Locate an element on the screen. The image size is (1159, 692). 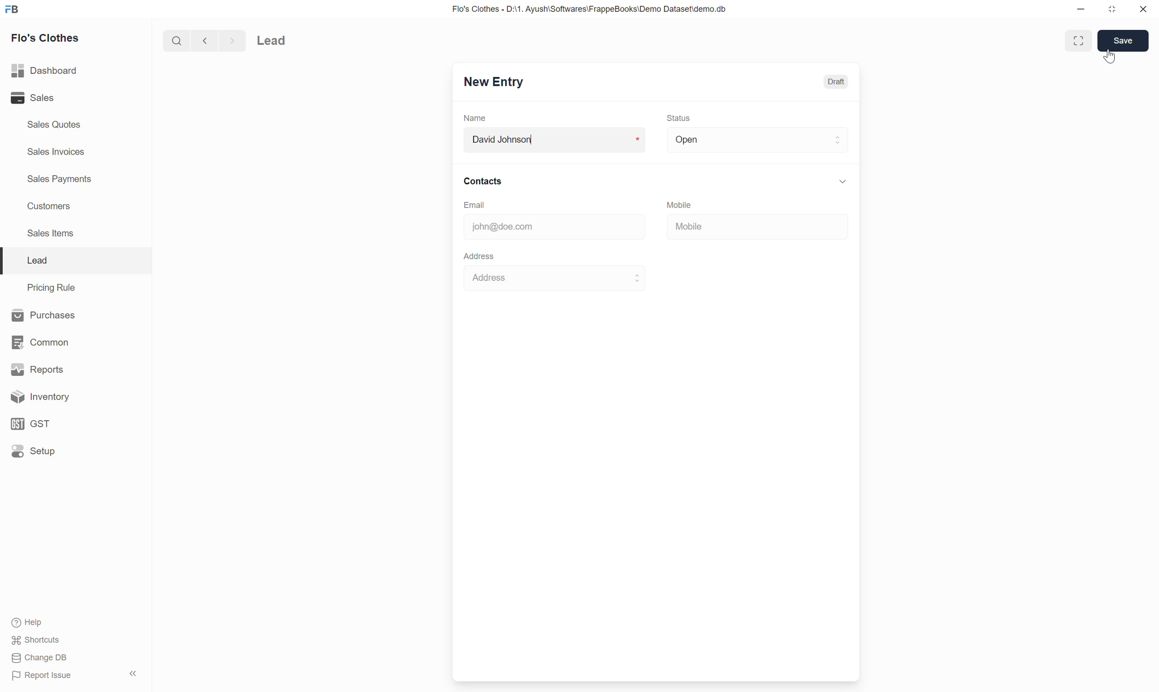
Mobile is located at coordinates (684, 203).